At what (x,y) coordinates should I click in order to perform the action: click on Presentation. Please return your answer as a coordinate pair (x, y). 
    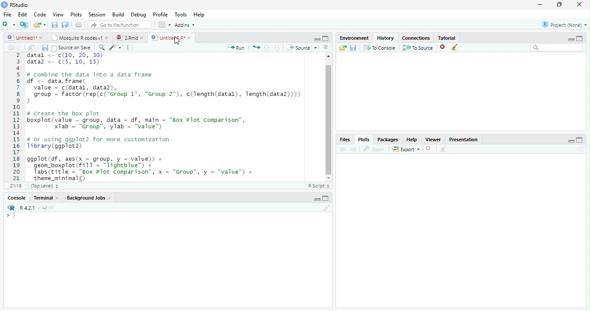
    Looking at the image, I should click on (463, 140).